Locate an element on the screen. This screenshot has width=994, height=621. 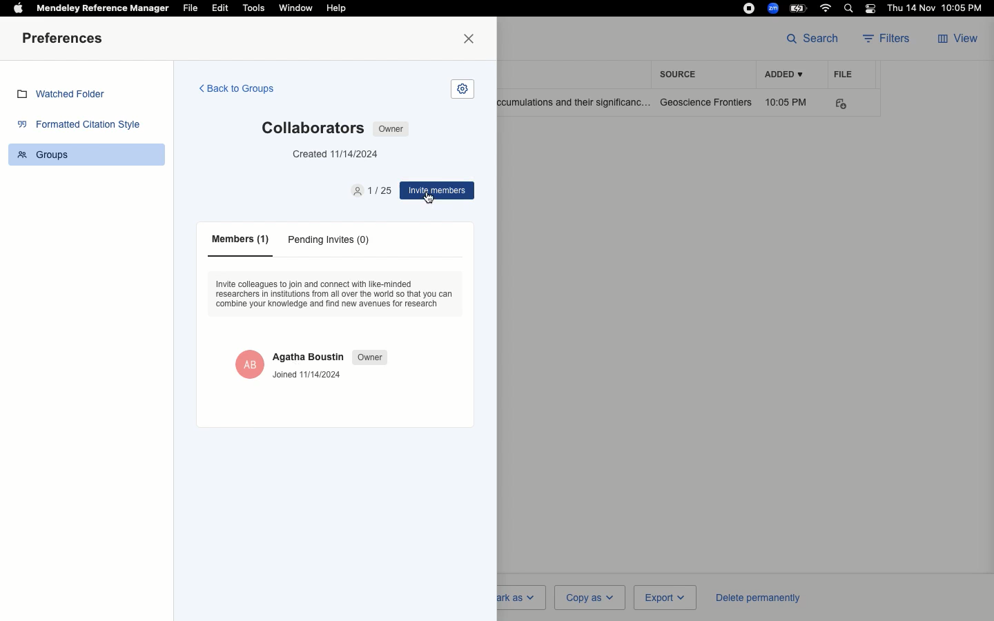
File is located at coordinates (191, 8).